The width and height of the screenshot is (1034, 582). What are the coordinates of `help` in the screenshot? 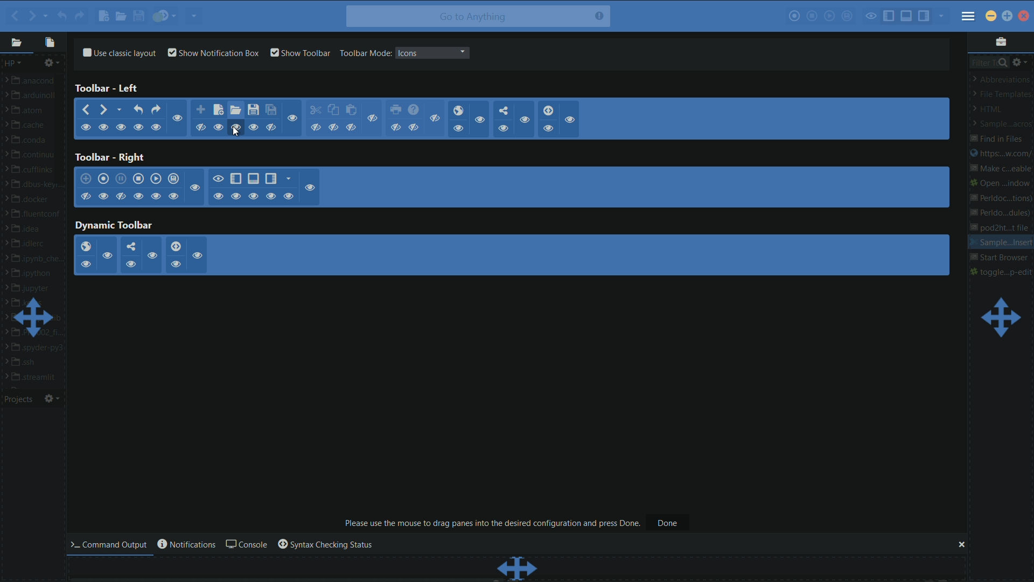 It's located at (414, 110).